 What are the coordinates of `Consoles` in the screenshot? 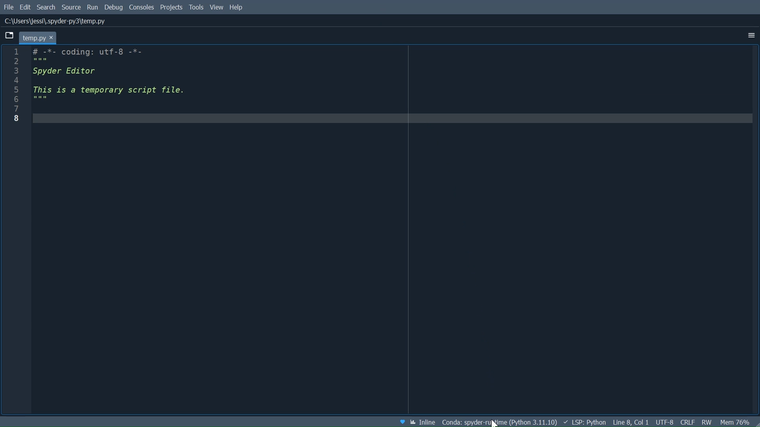 It's located at (141, 7).